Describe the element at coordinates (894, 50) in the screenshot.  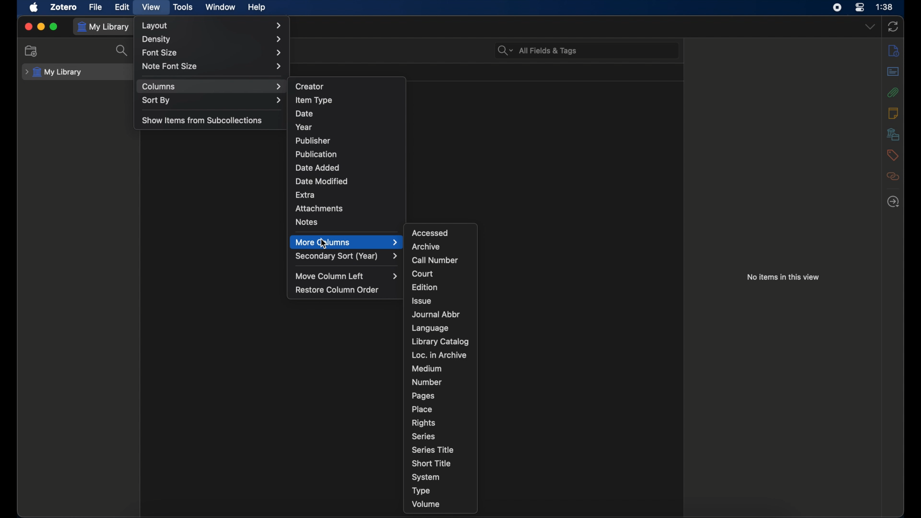
I see `info` at that location.